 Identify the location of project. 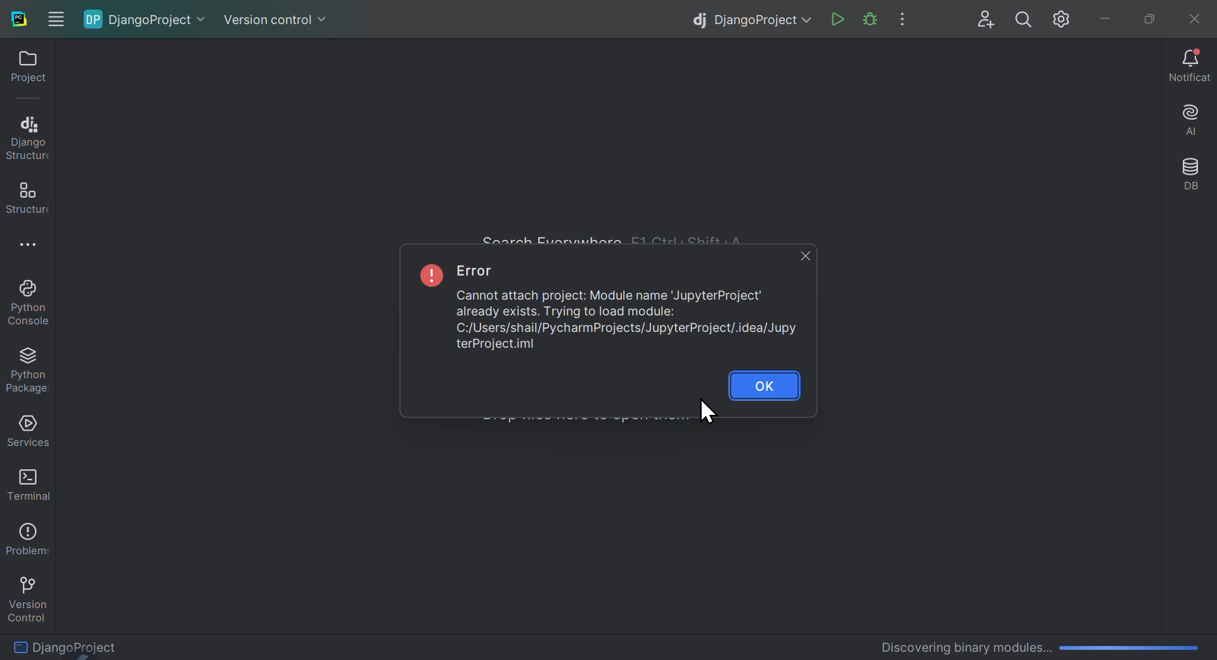
(23, 71).